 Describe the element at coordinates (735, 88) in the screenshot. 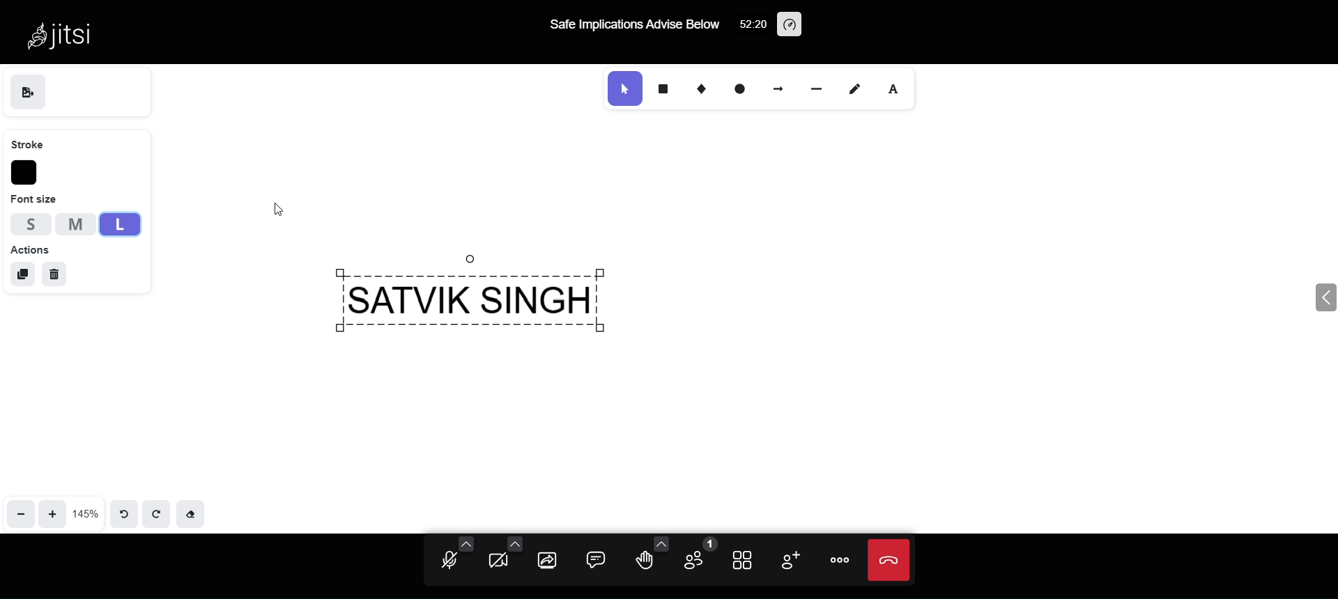

I see `ellipse` at that location.